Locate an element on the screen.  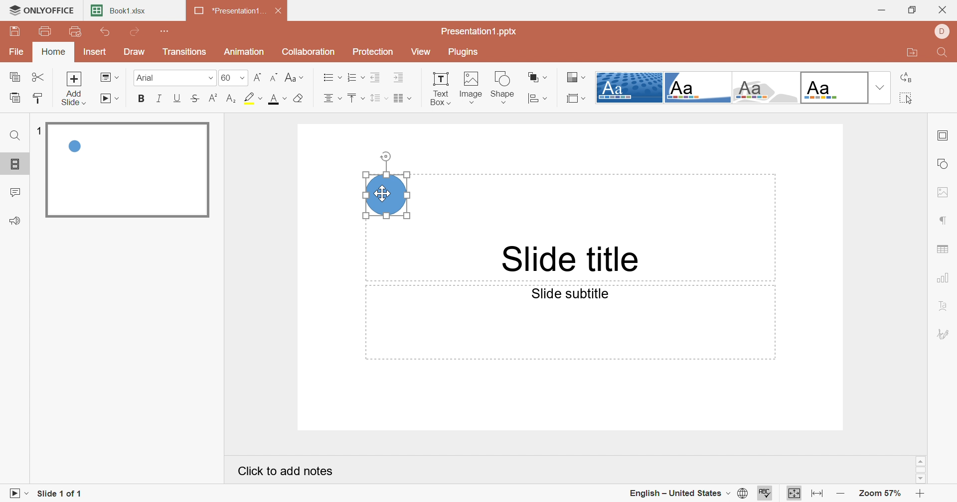
Shape is located at coordinates (503, 87).